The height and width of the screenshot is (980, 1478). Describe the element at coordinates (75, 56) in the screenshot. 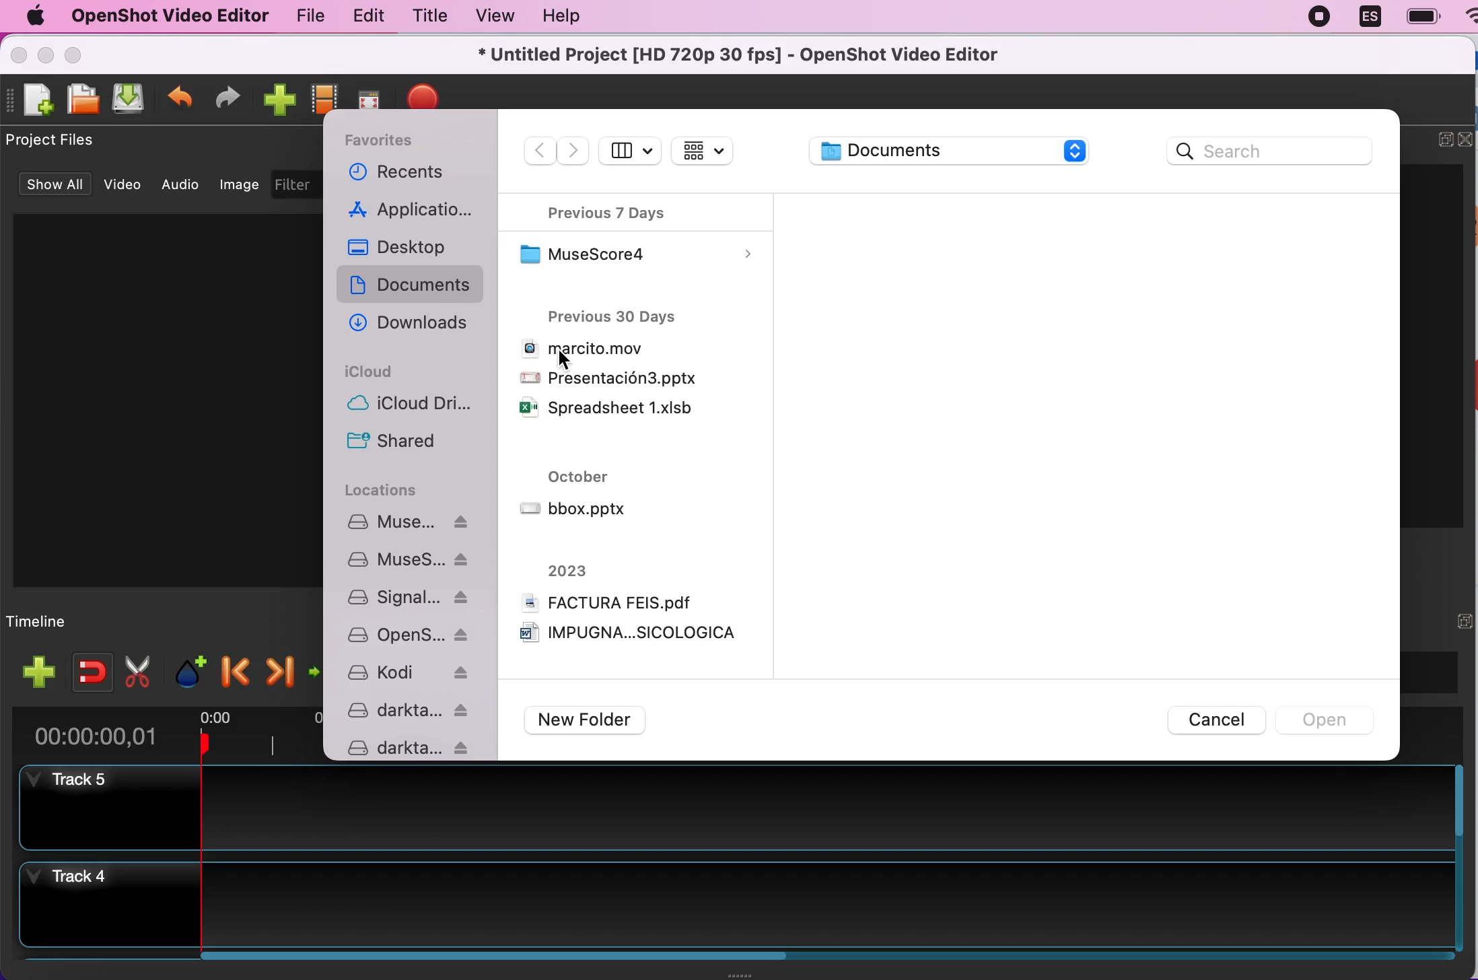

I see `maximize` at that location.